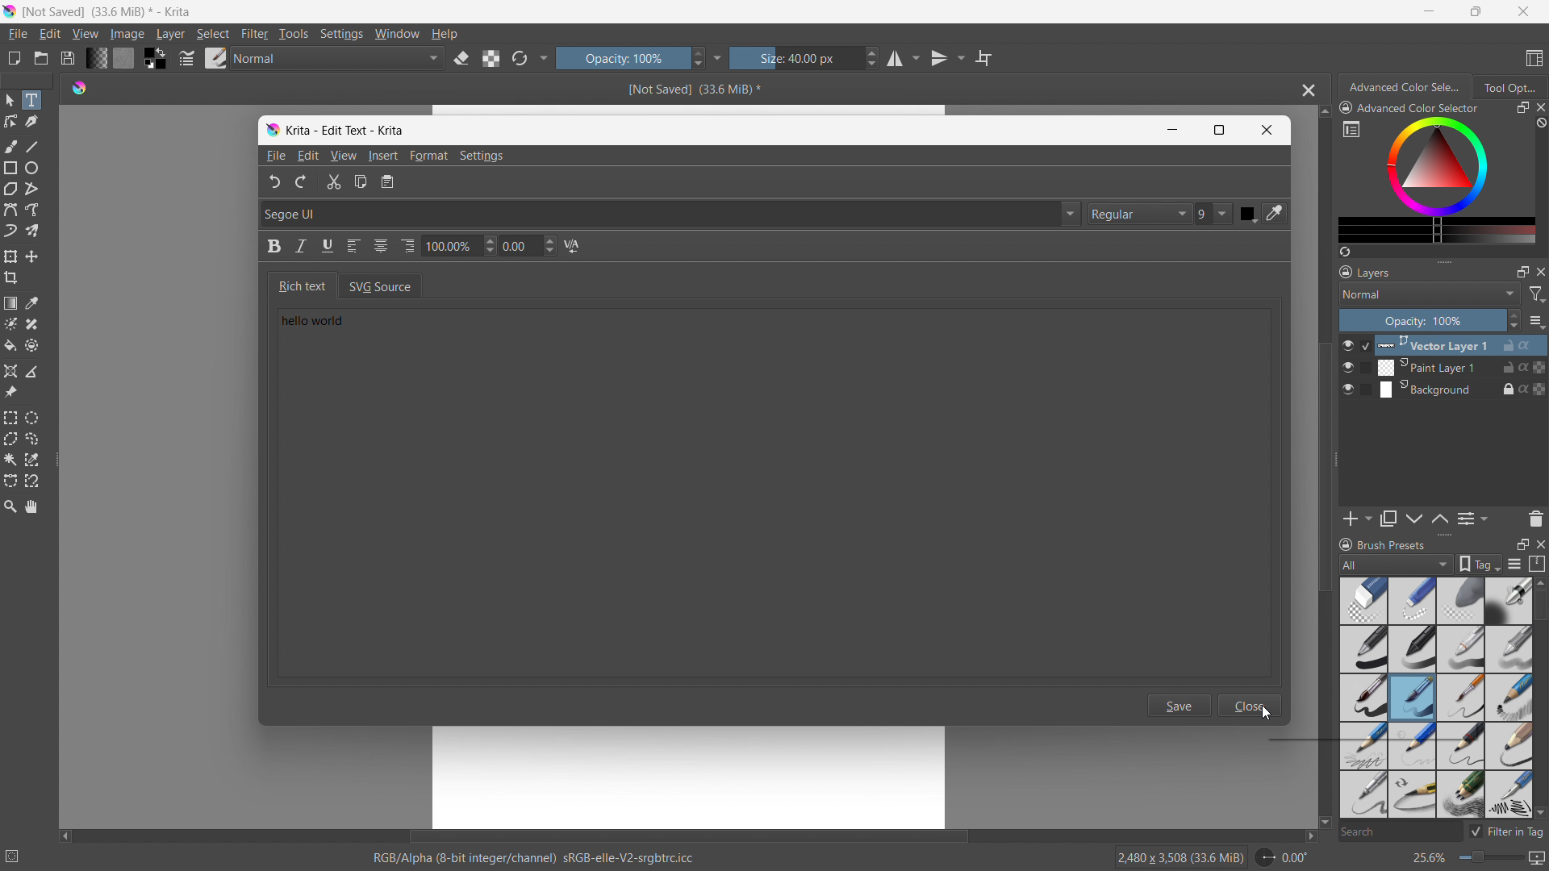 The image size is (1549, 871). What do you see at coordinates (1462, 746) in the screenshot?
I see `small tip pencil` at bounding box center [1462, 746].